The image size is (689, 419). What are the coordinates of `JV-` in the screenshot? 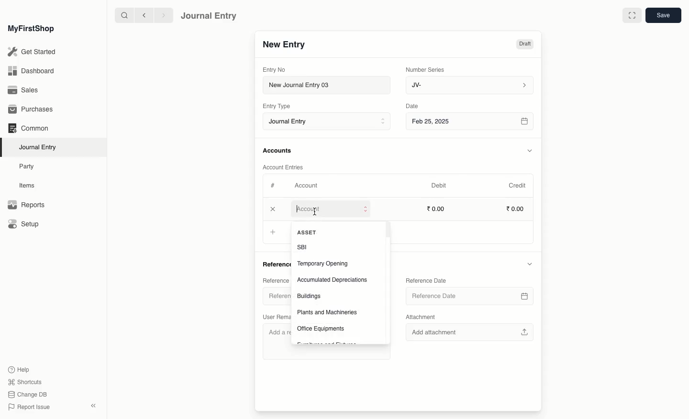 It's located at (468, 85).